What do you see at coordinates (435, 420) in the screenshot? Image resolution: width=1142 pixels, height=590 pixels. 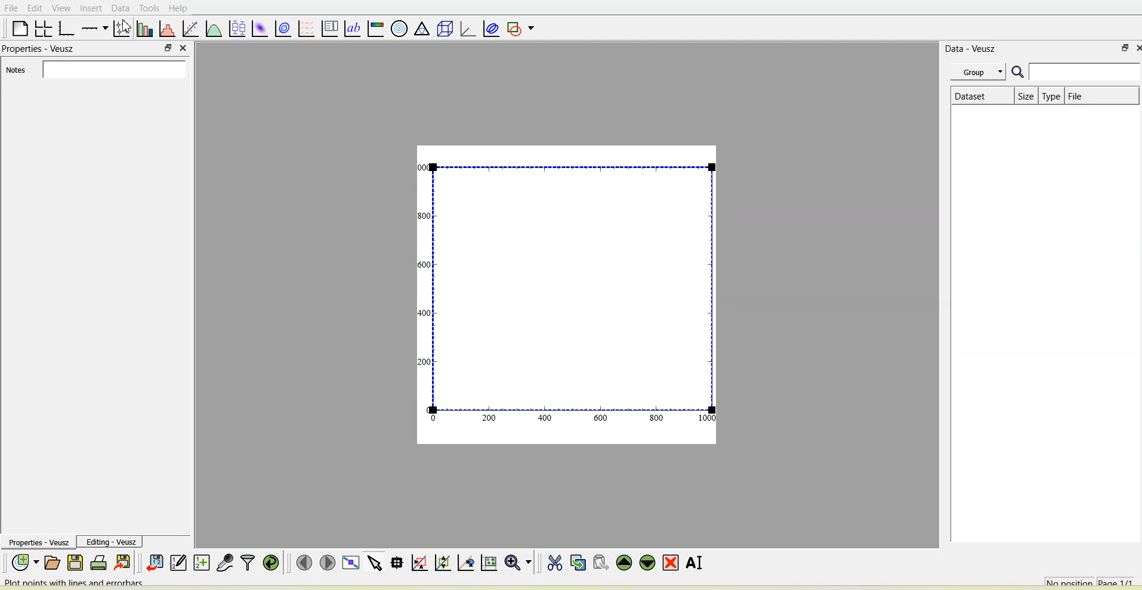 I see `0` at bounding box center [435, 420].